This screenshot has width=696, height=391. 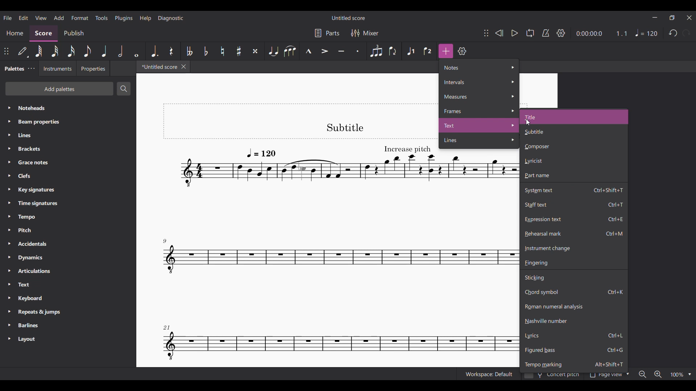 What do you see at coordinates (68, 203) in the screenshot?
I see `Time signatures` at bounding box center [68, 203].